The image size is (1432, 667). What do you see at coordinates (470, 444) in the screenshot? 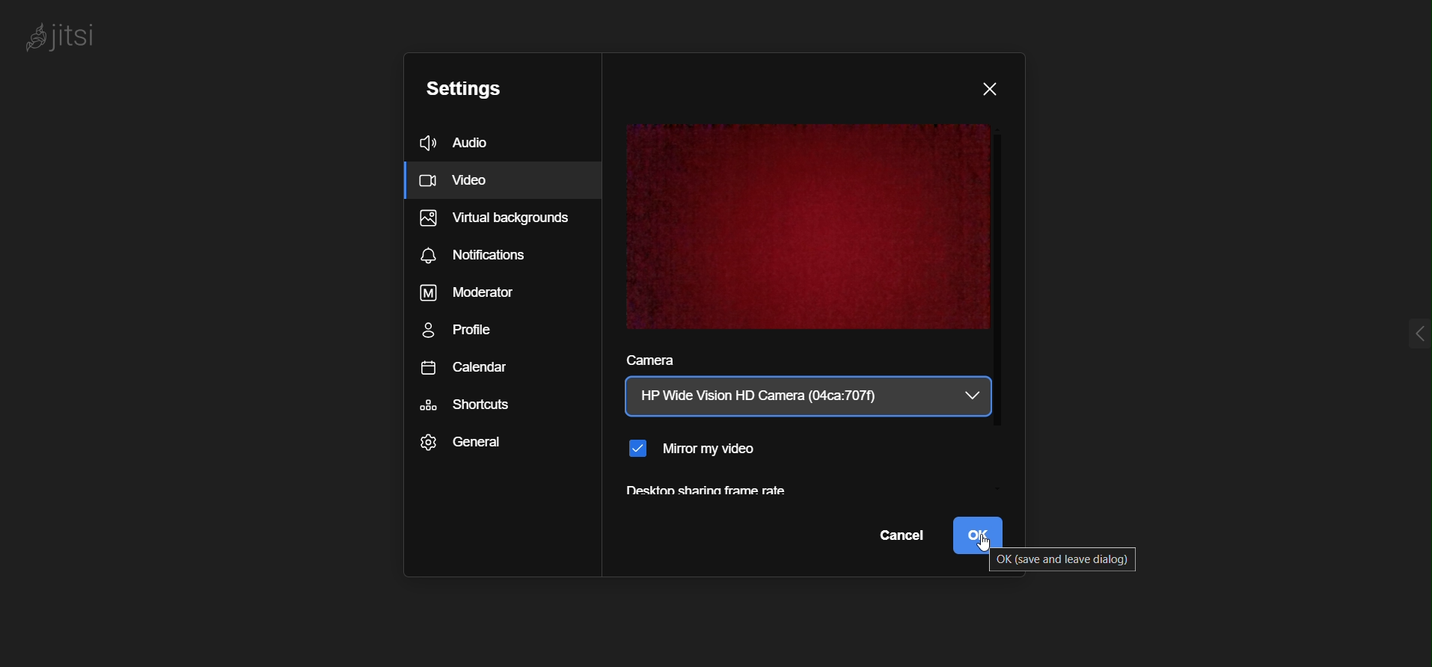
I see `general` at bounding box center [470, 444].